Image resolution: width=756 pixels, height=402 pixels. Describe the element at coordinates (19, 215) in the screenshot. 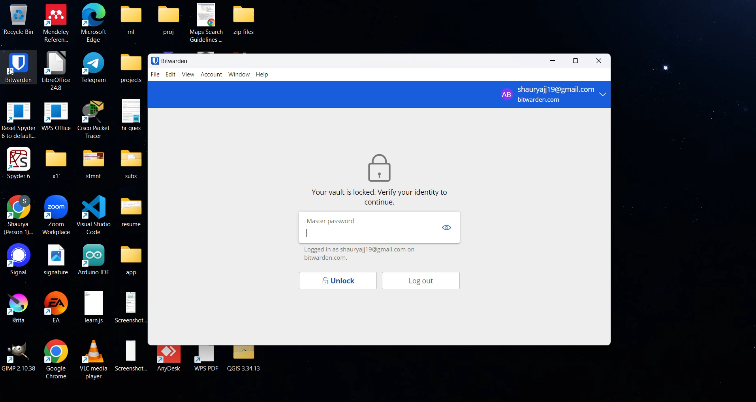

I see `Shaurya(Person 1)...` at that location.